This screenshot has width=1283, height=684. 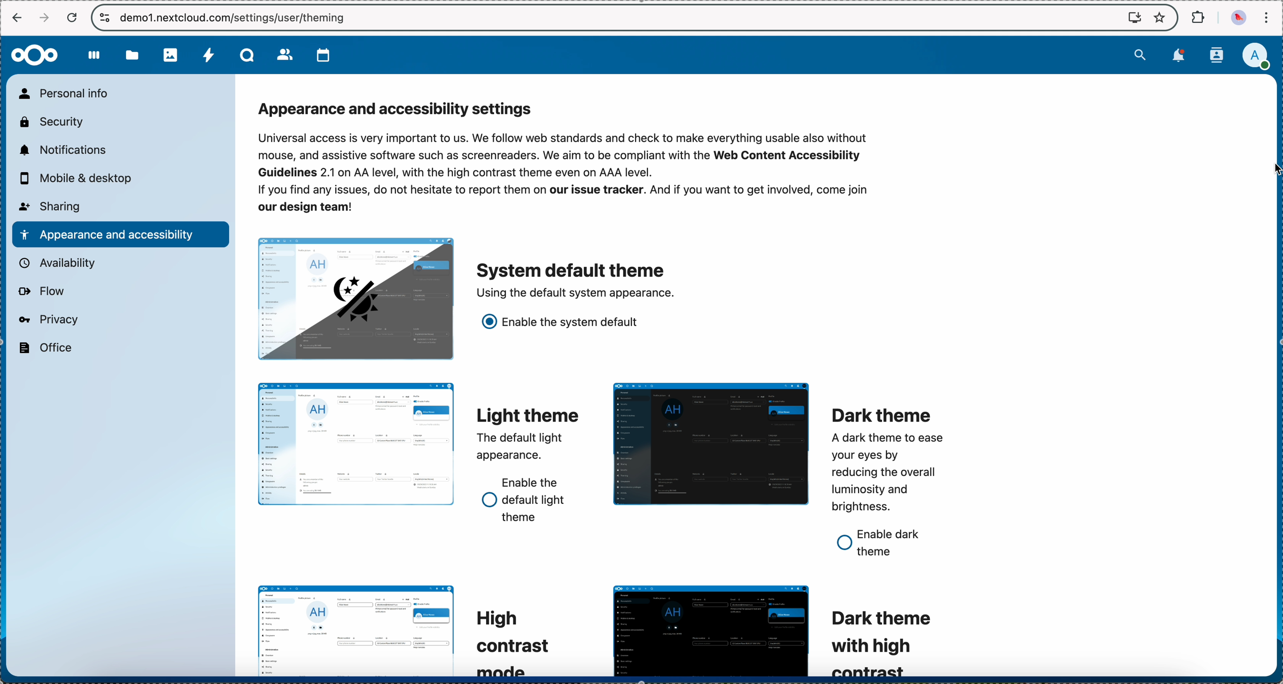 I want to click on dark theme with high contraste, so click(x=889, y=640).